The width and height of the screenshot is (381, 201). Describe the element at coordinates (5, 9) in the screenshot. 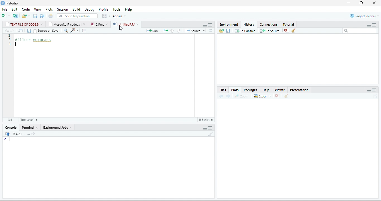

I see `File` at that location.